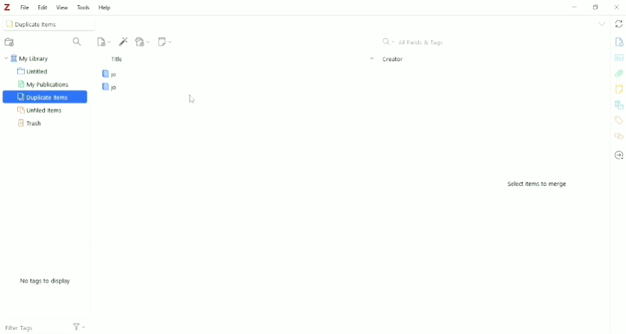  What do you see at coordinates (79, 42) in the screenshot?
I see `Filter Collections` at bounding box center [79, 42].